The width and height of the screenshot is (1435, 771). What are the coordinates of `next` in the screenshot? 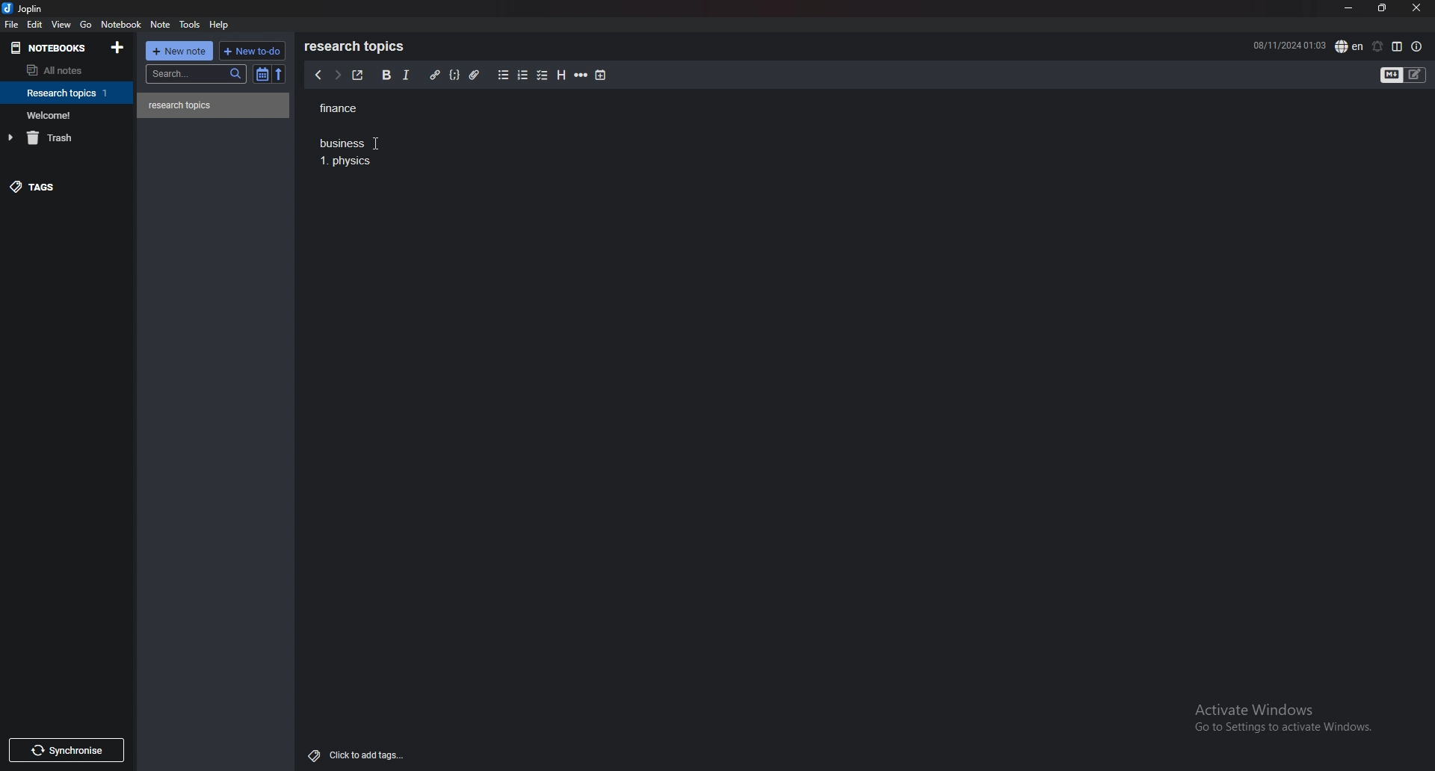 It's located at (336, 76).